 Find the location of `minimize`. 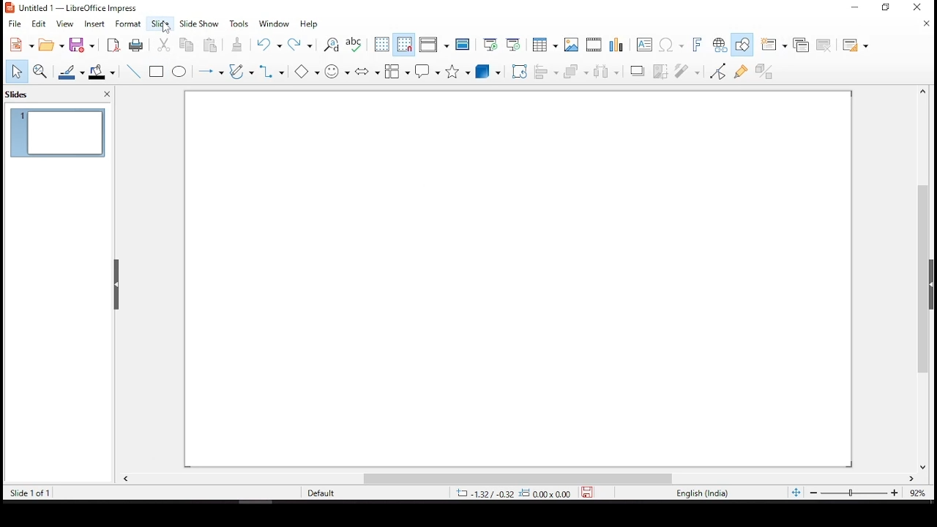

minimize is located at coordinates (855, 7).